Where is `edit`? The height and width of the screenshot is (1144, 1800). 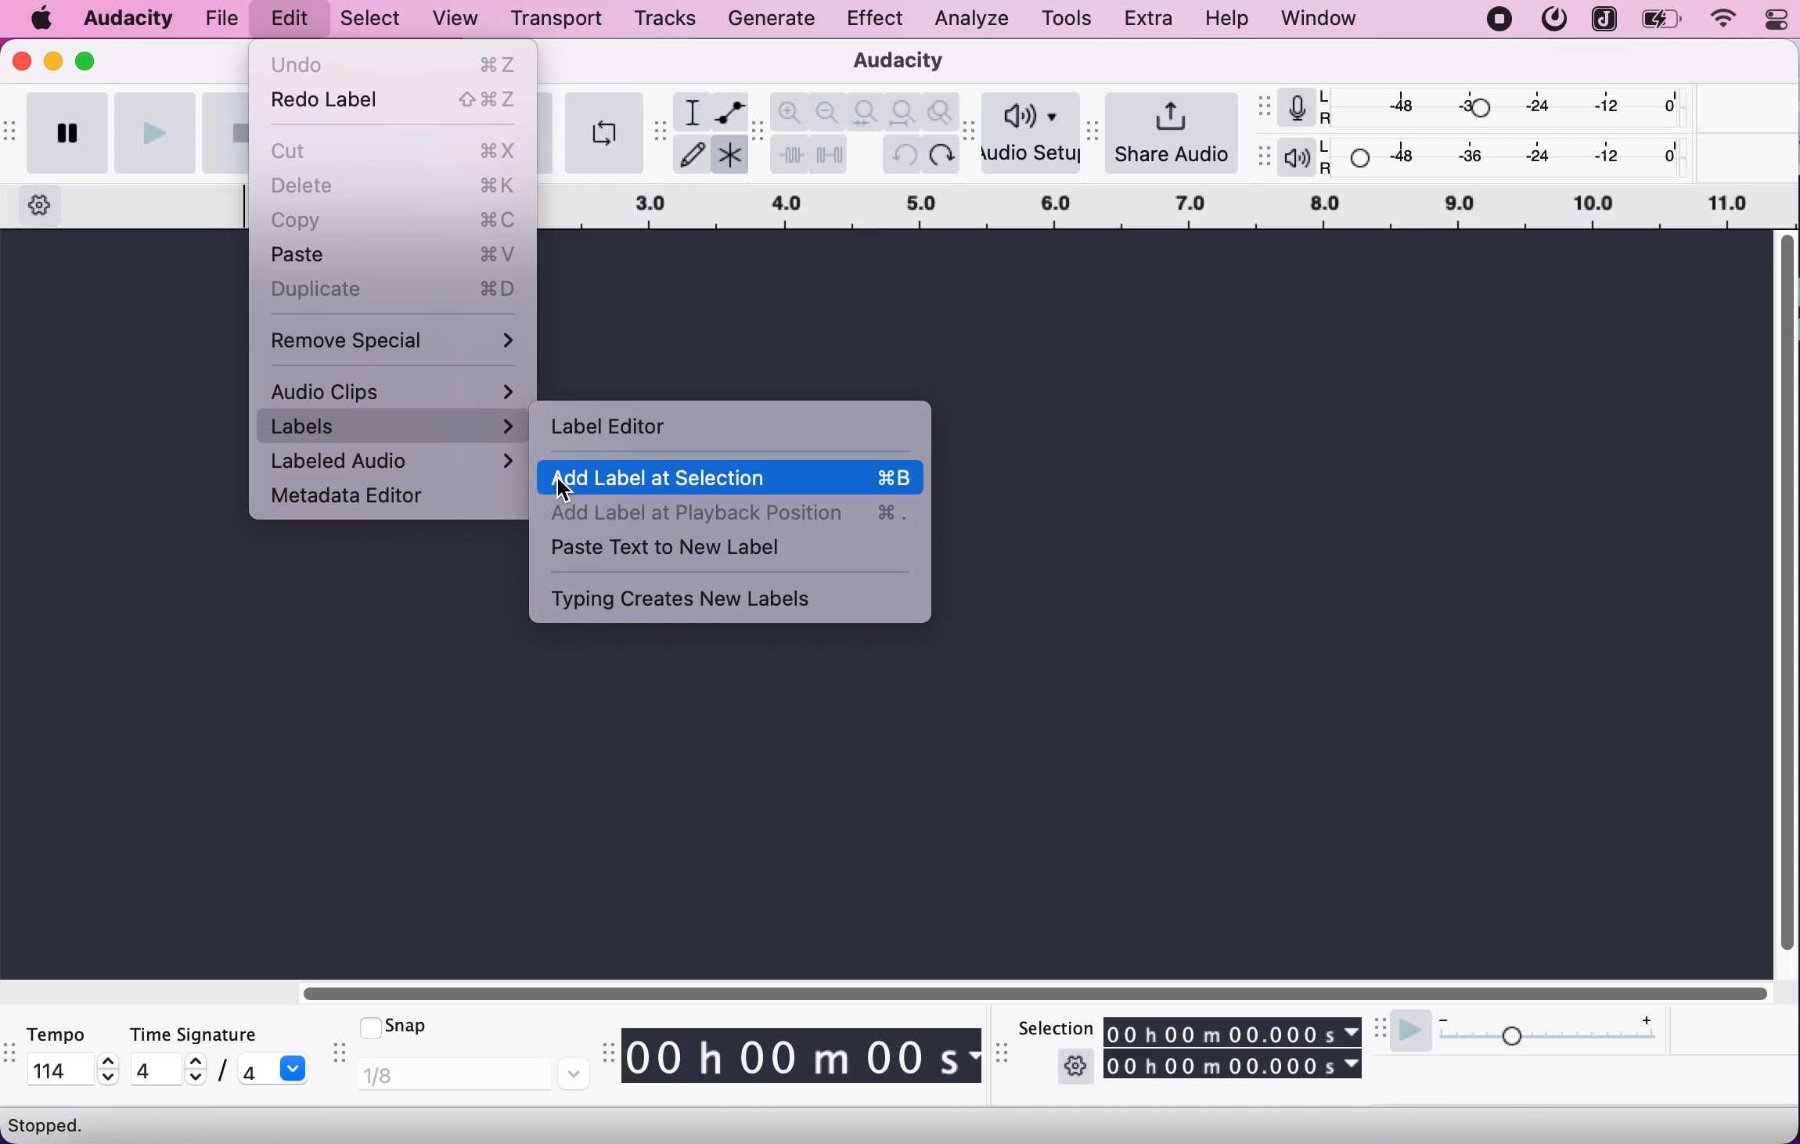 edit is located at coordinates (293, 19).